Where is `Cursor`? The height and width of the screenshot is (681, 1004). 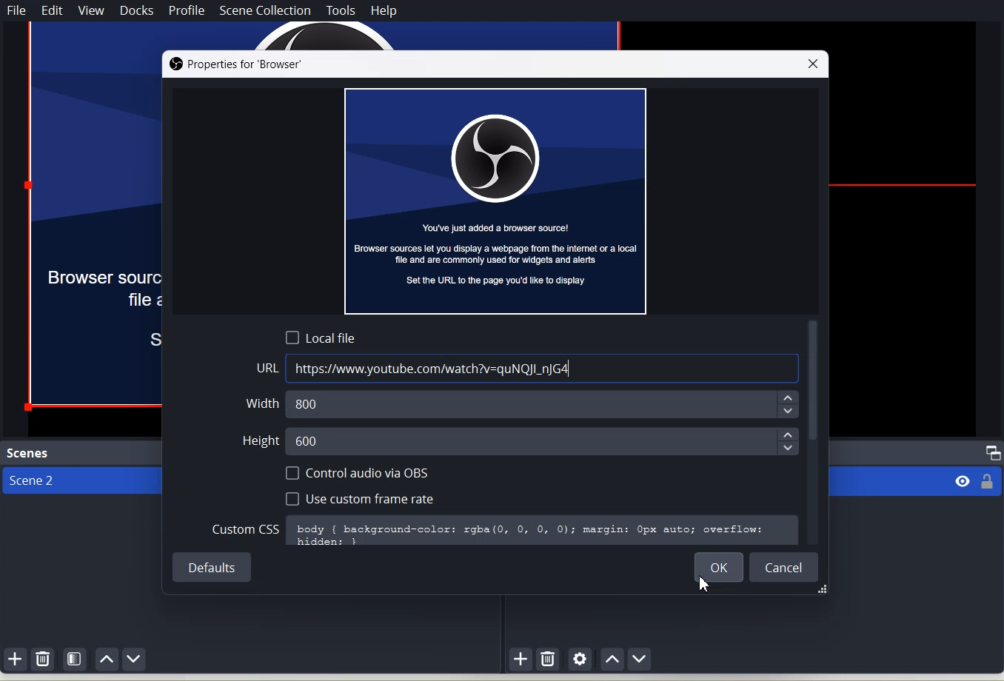 Cursor is located at coordinates (704, 583).